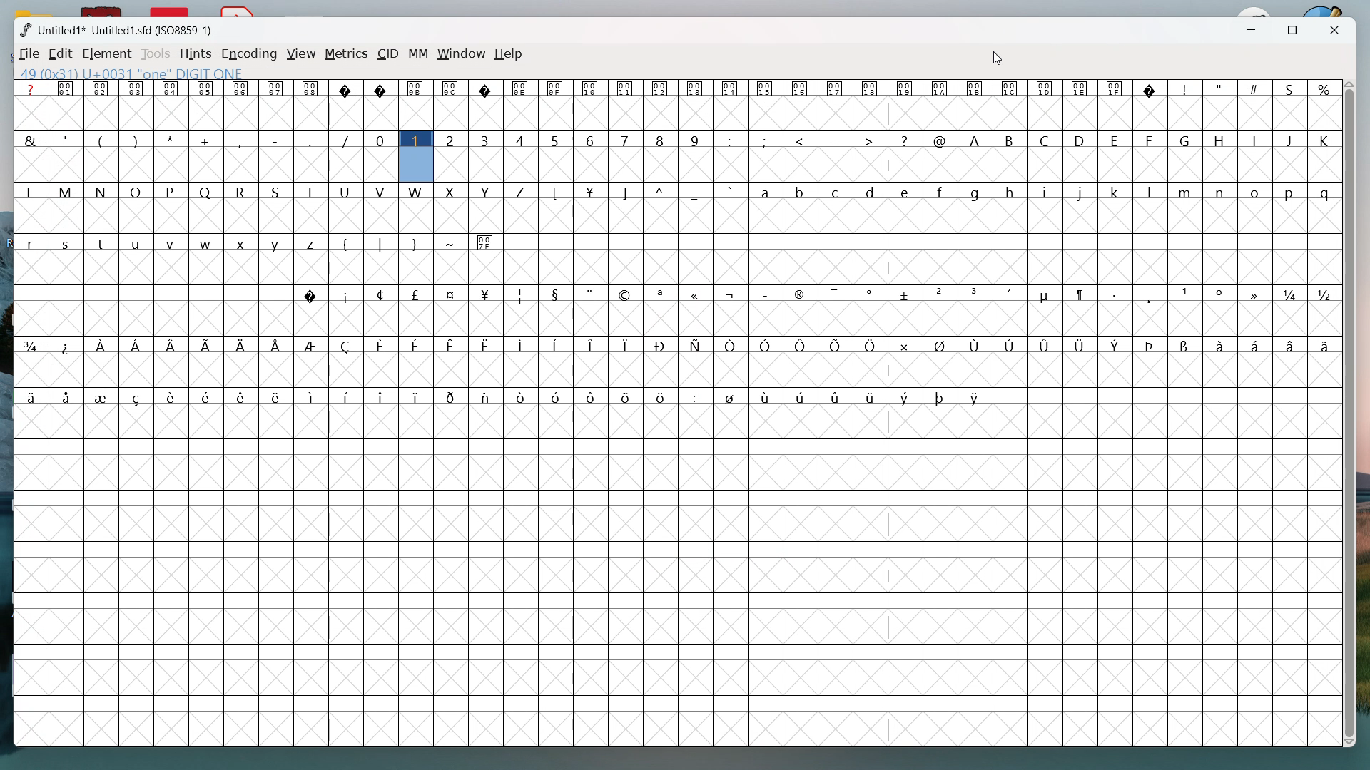 The width and height of the screenshot is (1370, 770). I want to click on symbol, so click(803, 344).